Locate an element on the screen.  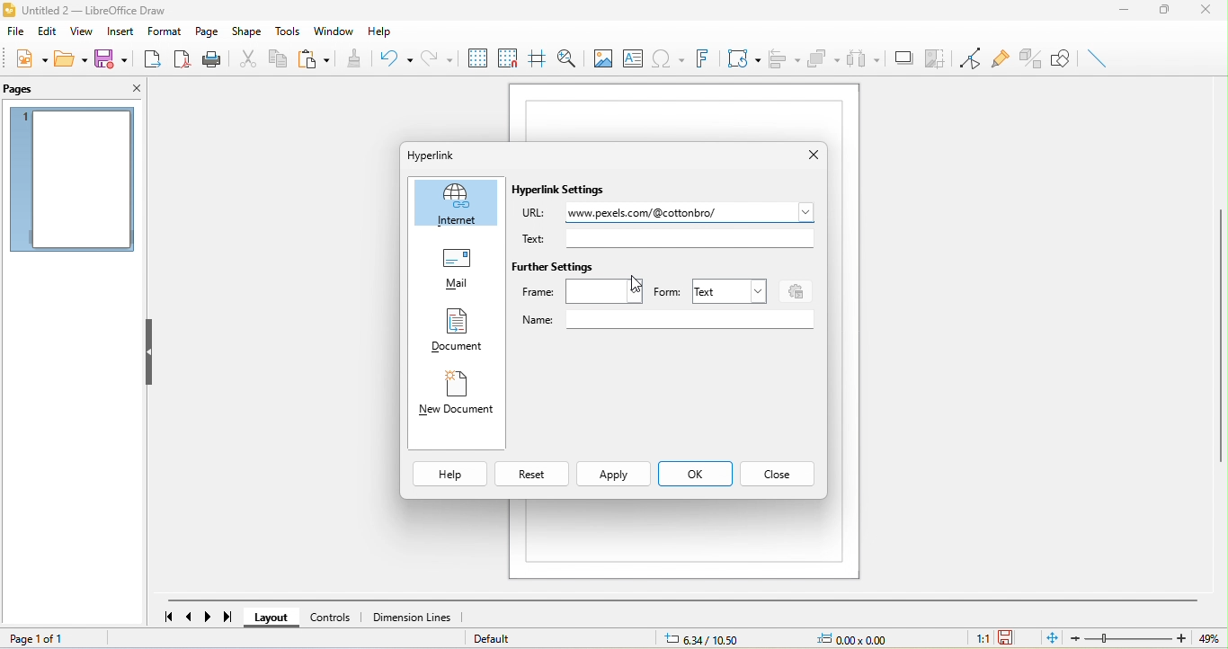
close is located at coordinates (1210, 10).